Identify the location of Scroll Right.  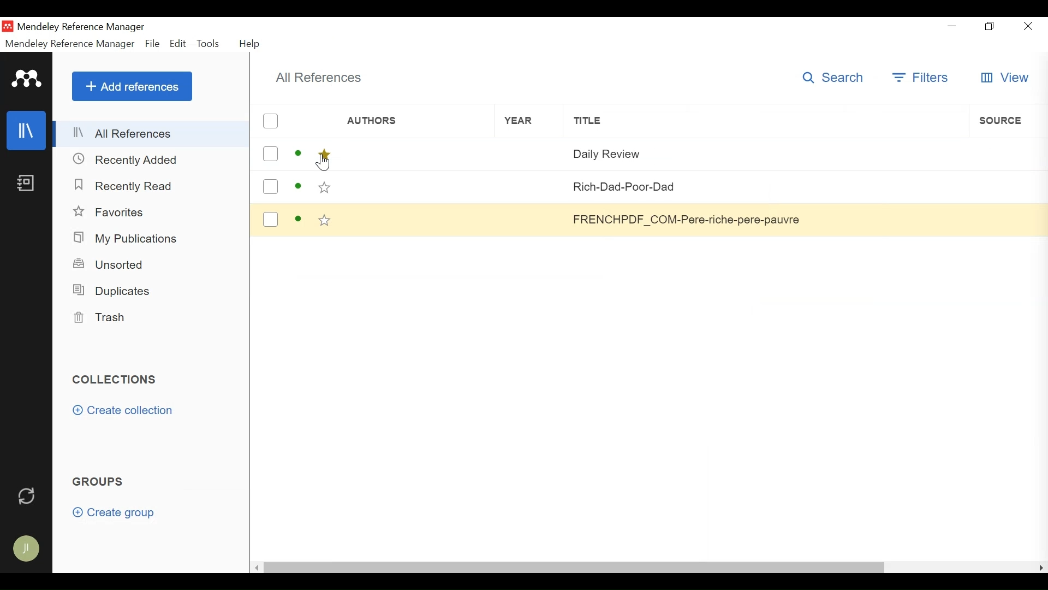
(1041, 567).